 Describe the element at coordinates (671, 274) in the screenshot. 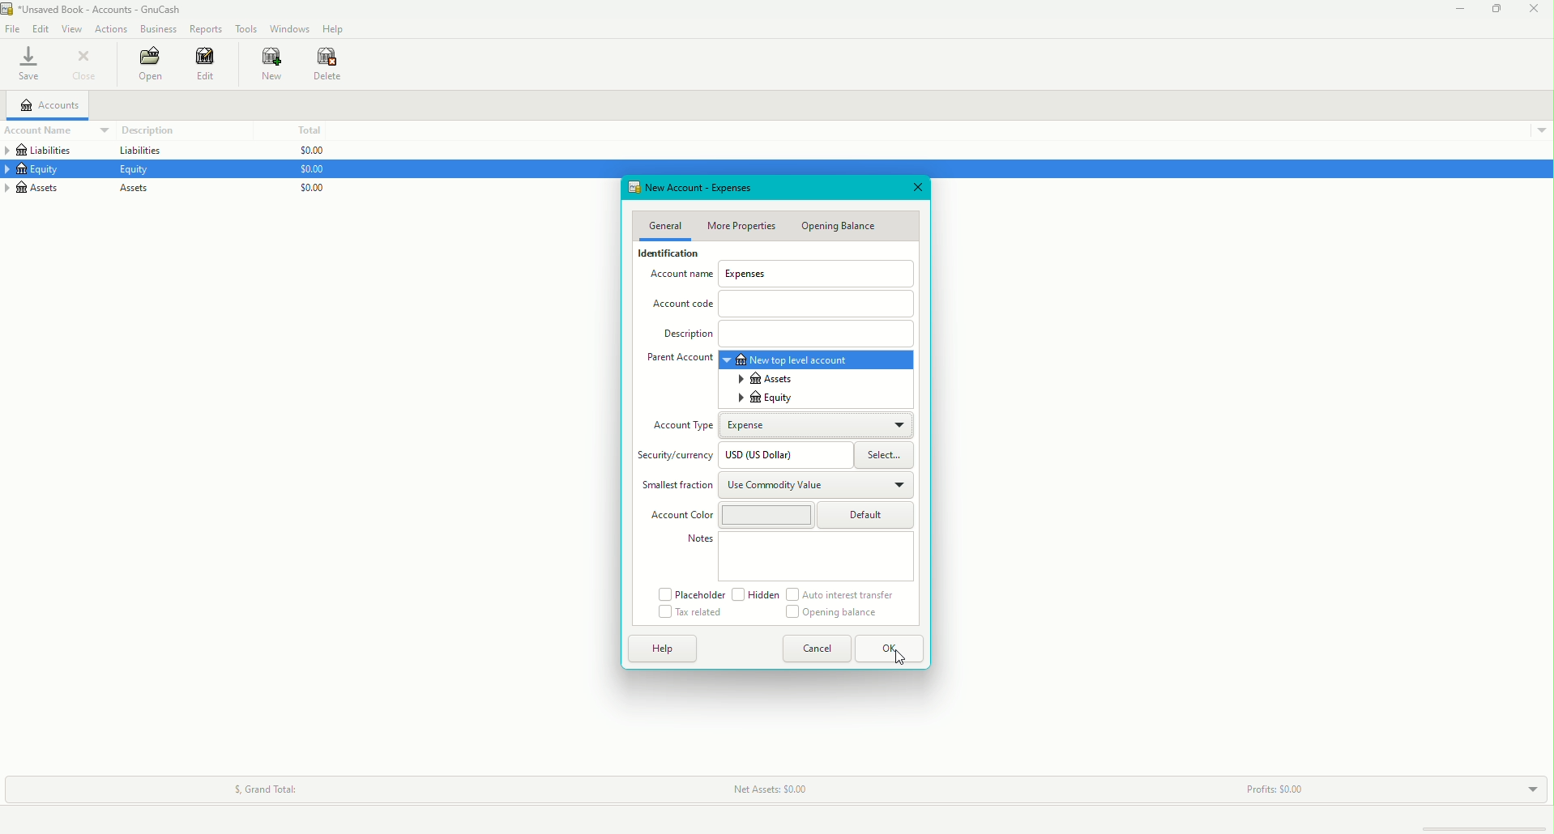

I see `Account Name` at that location.